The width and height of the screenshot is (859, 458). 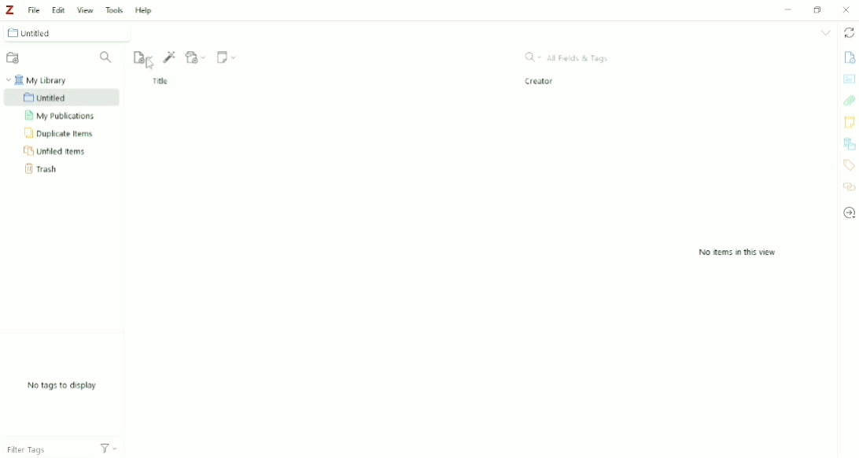 What do you see at coordinates (70, 32) in the screenshot?
I see `Untitled` at bounding box center [70, 32].